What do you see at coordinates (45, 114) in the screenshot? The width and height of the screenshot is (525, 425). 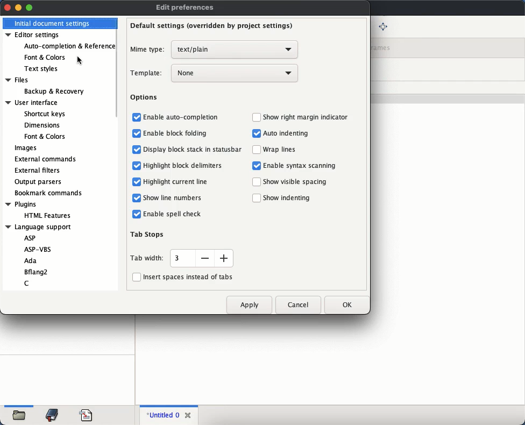 I see `shortcut keys` at bounding box center [45, 114].